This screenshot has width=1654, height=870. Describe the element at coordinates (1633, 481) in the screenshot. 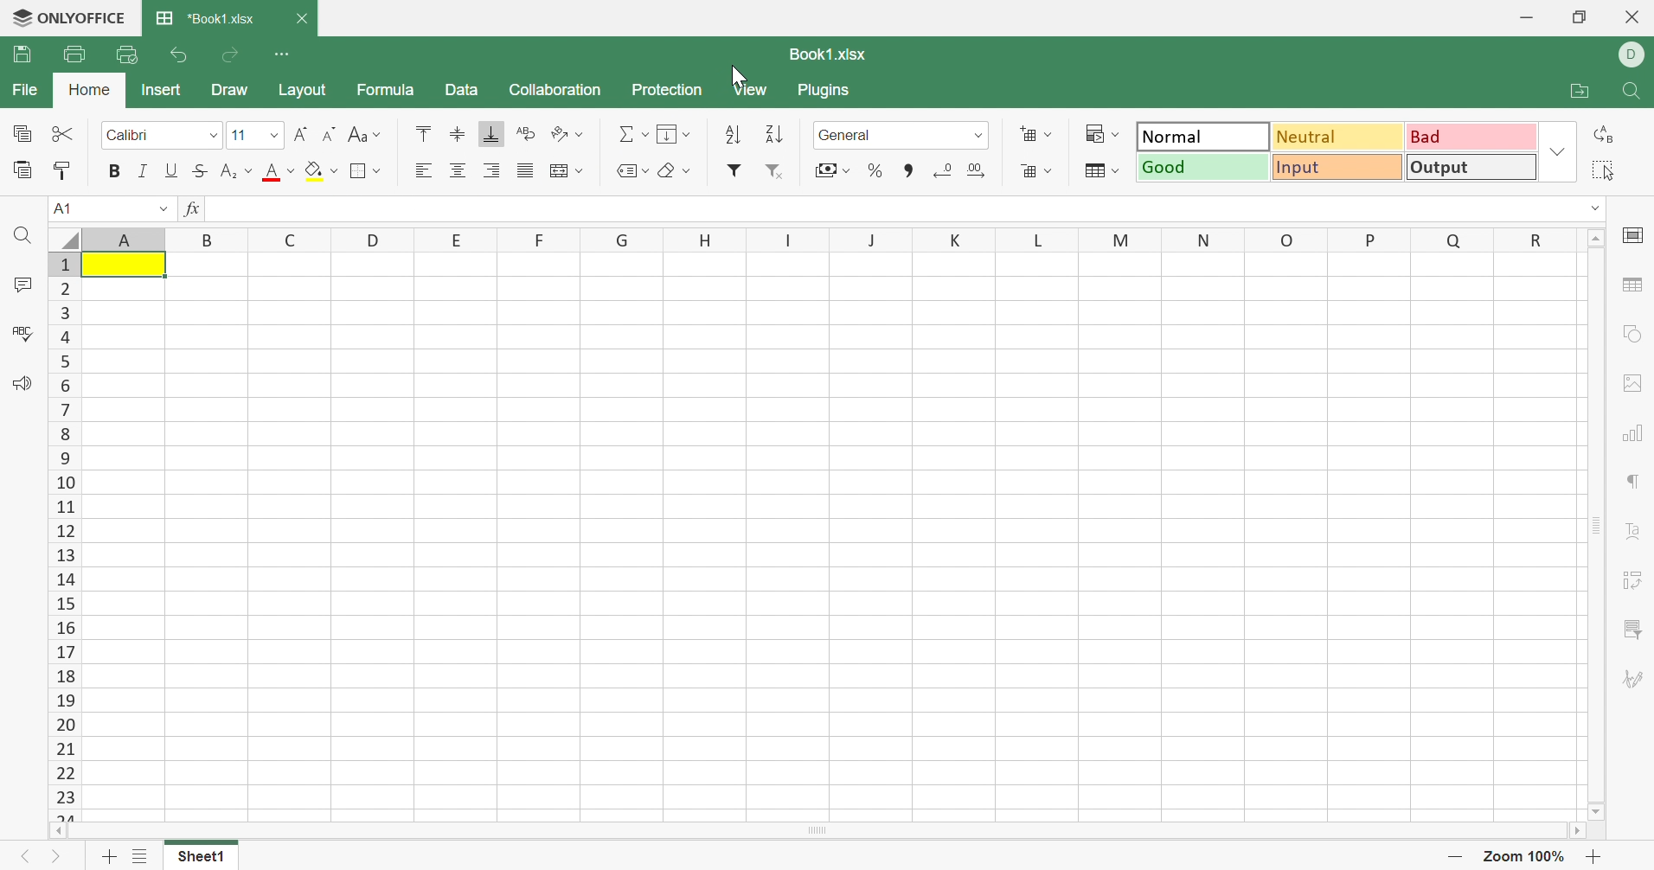

I see `Paragraph settings` at that location.